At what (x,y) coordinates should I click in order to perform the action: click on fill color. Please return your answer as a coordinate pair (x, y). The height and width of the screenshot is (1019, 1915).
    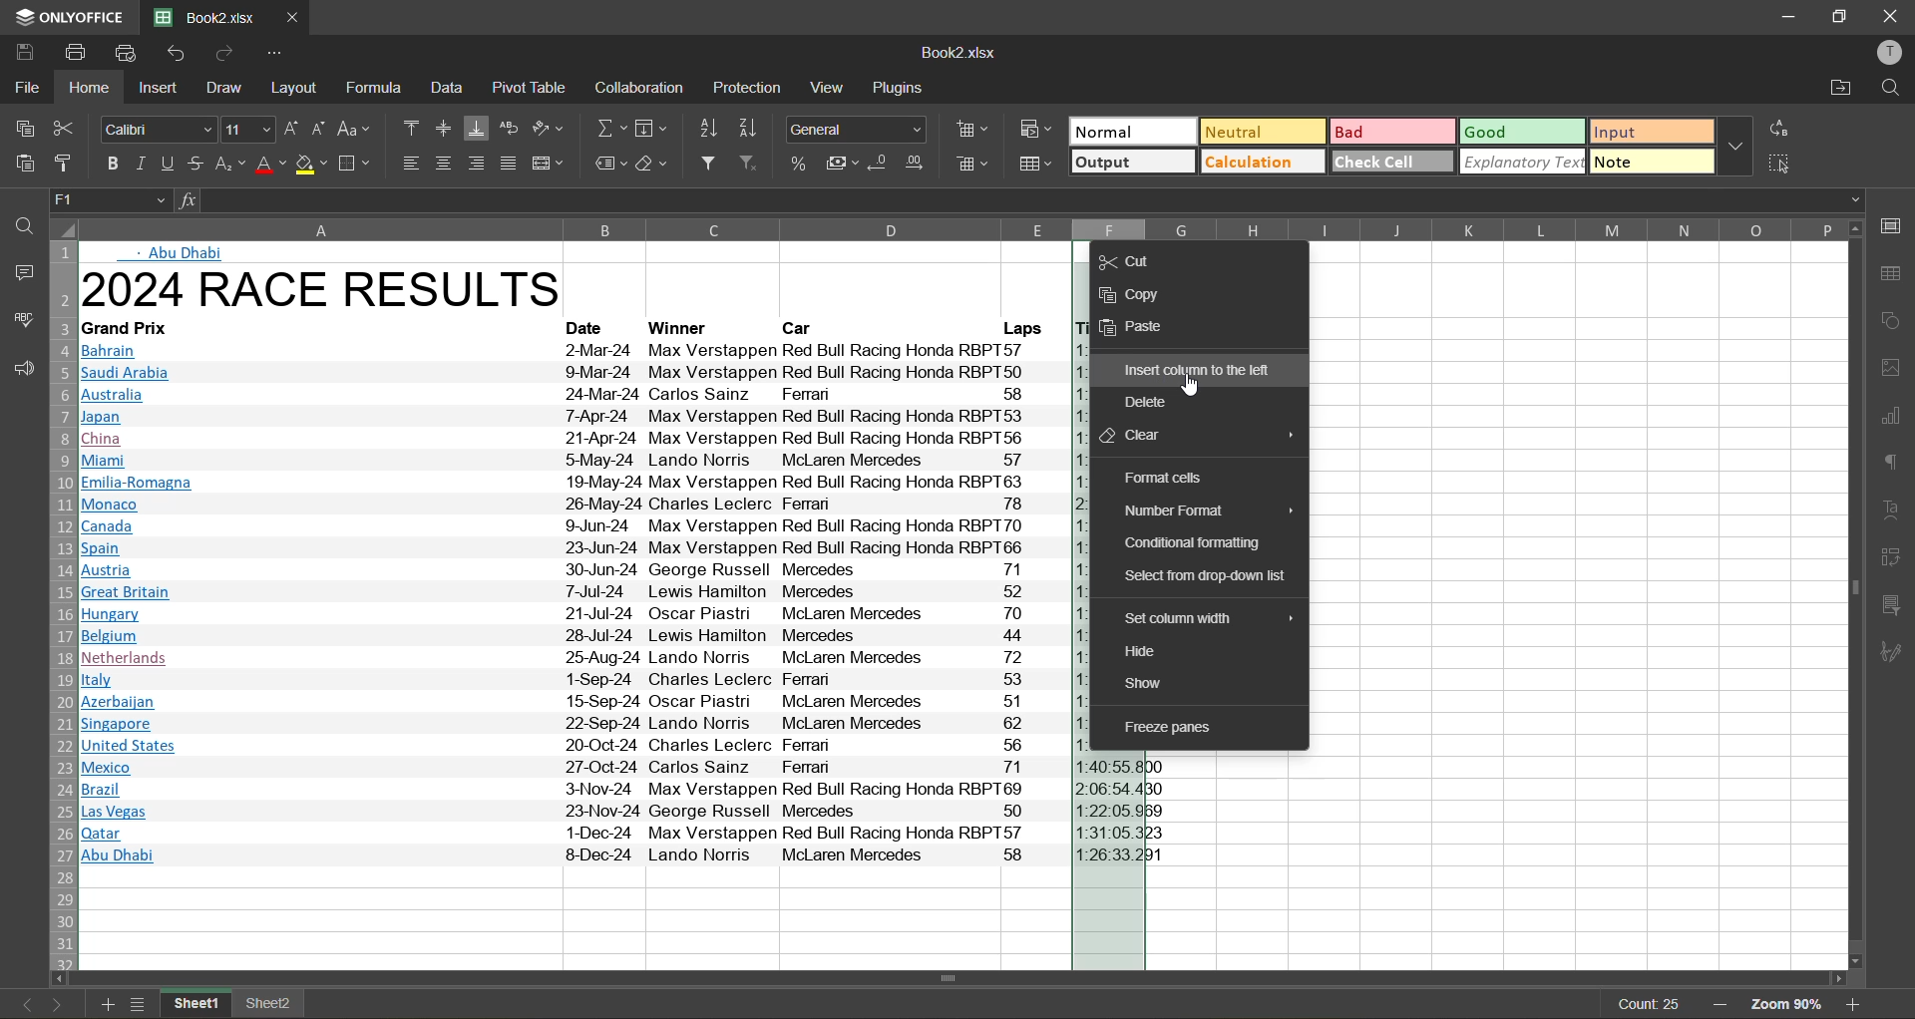
    Looking at the image, I should click on (310, 164).